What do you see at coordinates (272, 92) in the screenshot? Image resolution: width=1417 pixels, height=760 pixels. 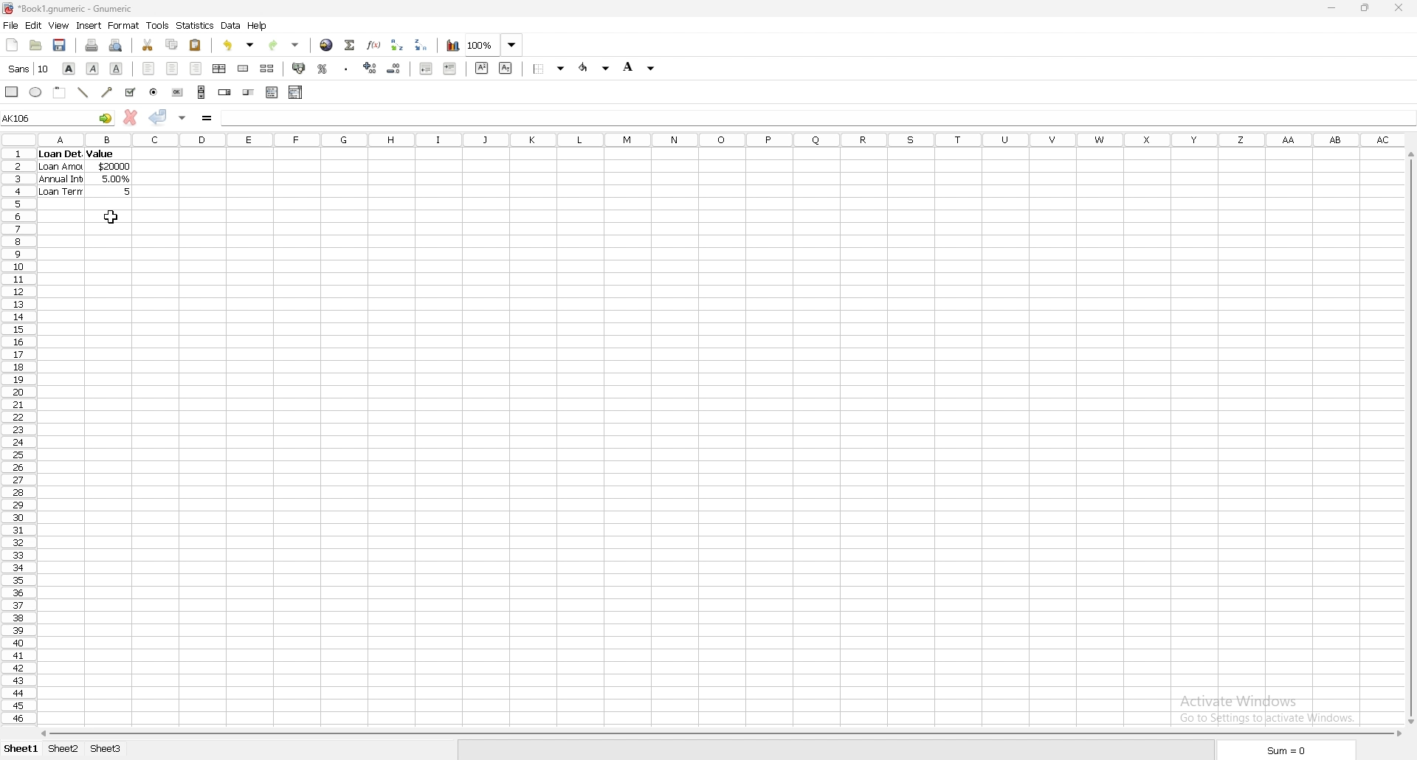 I see `list` at bounding box center [272, 92].